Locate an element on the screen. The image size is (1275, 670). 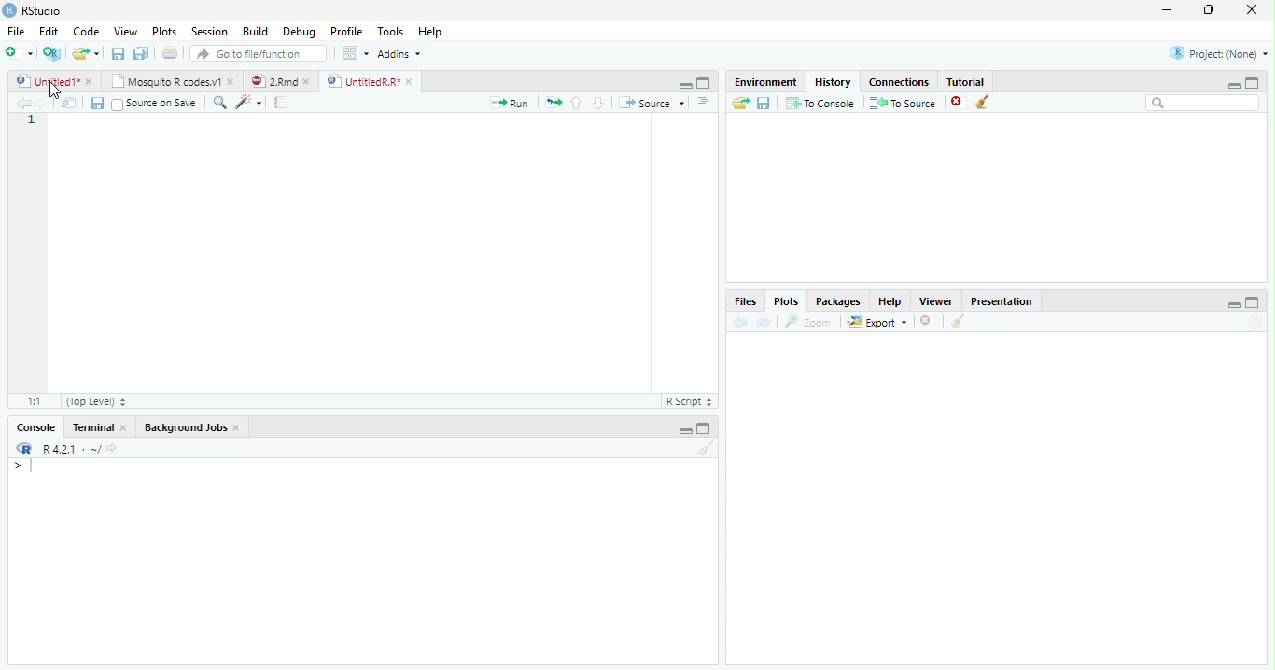
Next is located at coordinates (49, 105).